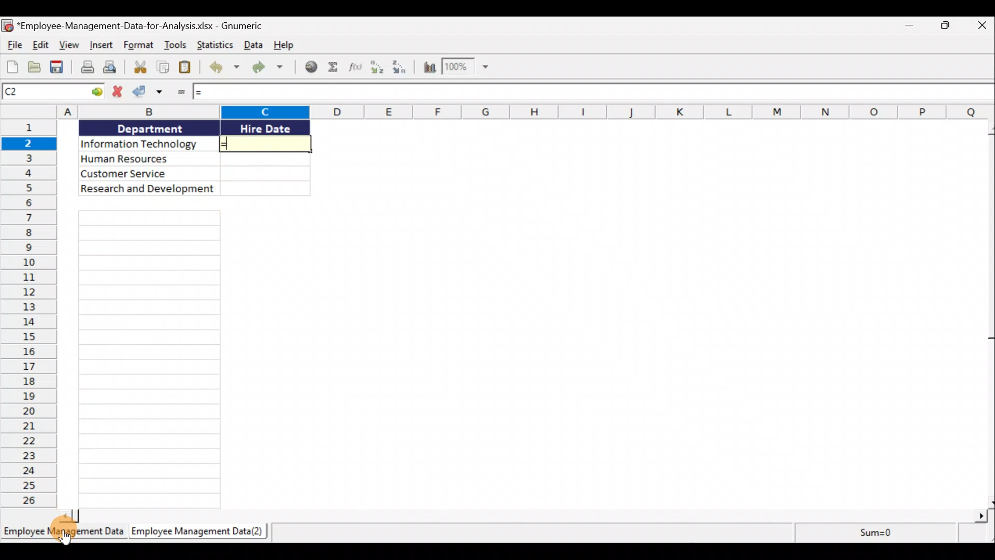  I want to click on Format, so click(139, 47).